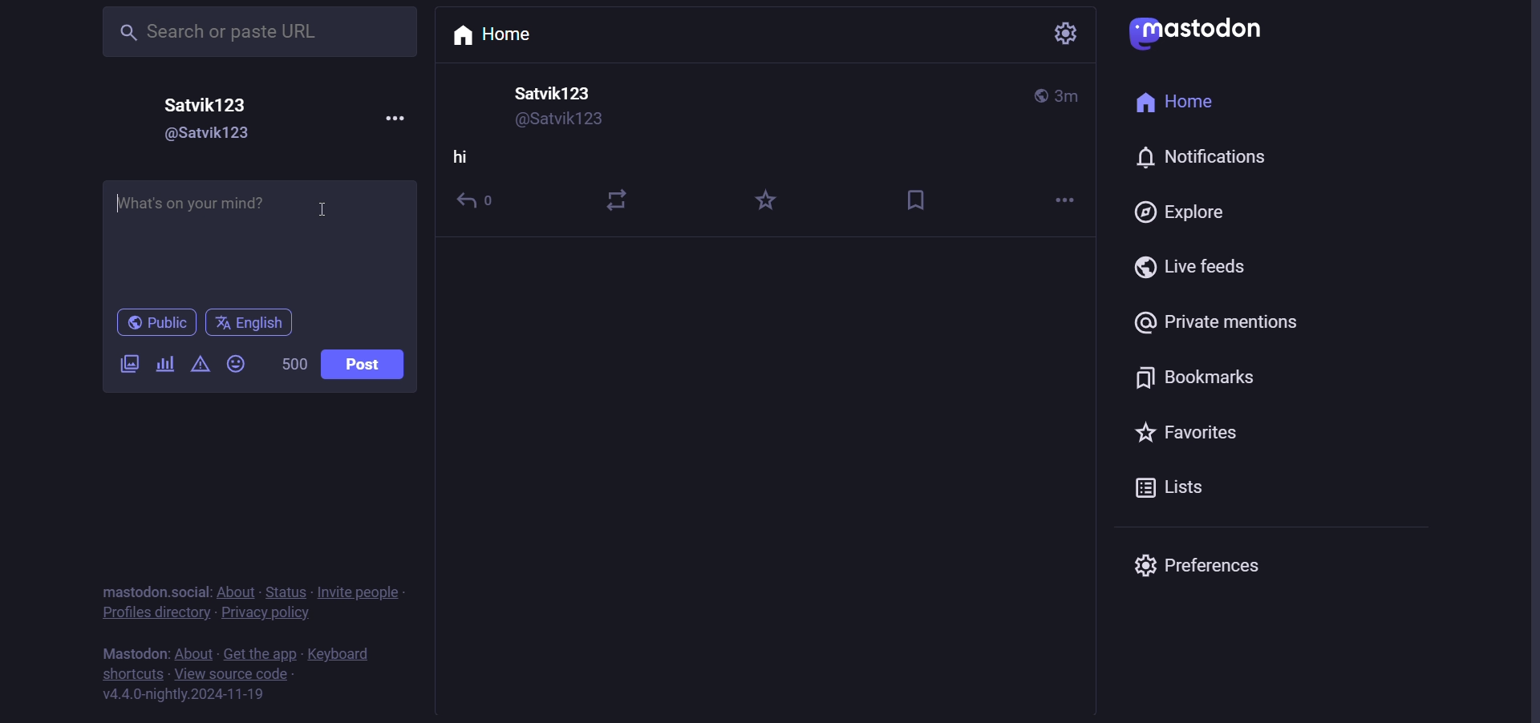 This screenshot has width=1540, height=723. What do you see at coordinates (135, 592) in the screenshot?
I see `text` at bounding box center [135, 592].